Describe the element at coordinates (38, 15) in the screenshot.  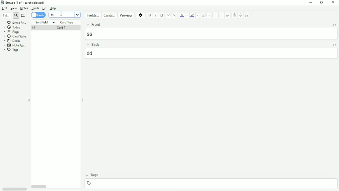
I see `Cards` at that location.